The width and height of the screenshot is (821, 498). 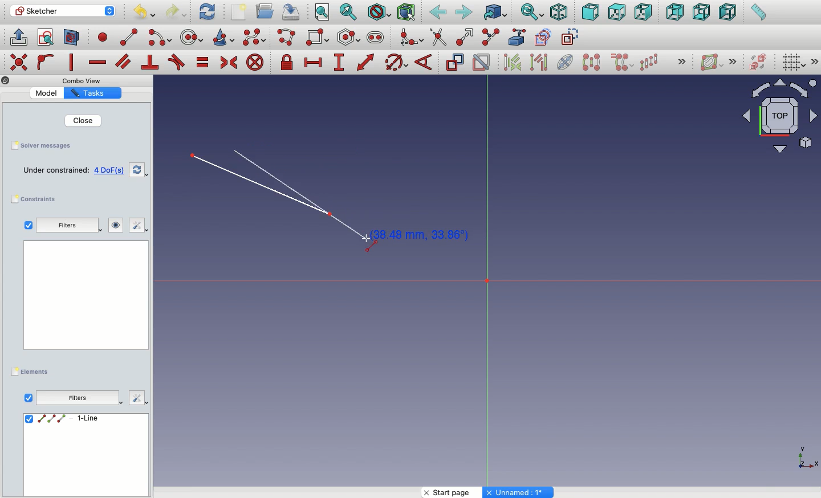 I want to click on Empty sketch, so click(x=72, y=170).